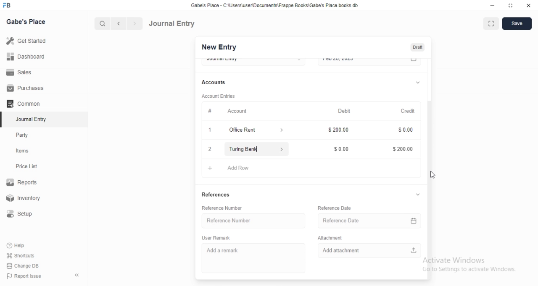 This screenshot has height=286, width=538. Describe the element at coordinates (101, 23) in the screenshot. I see `search` at that location.